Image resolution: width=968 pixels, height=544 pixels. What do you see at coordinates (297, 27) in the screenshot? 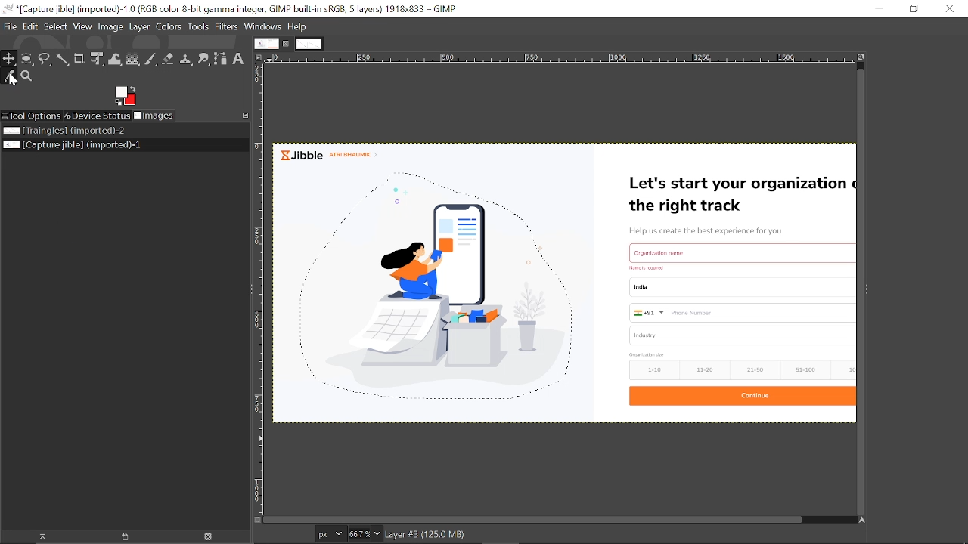
I see `Help` at bounding box center [297, 27].